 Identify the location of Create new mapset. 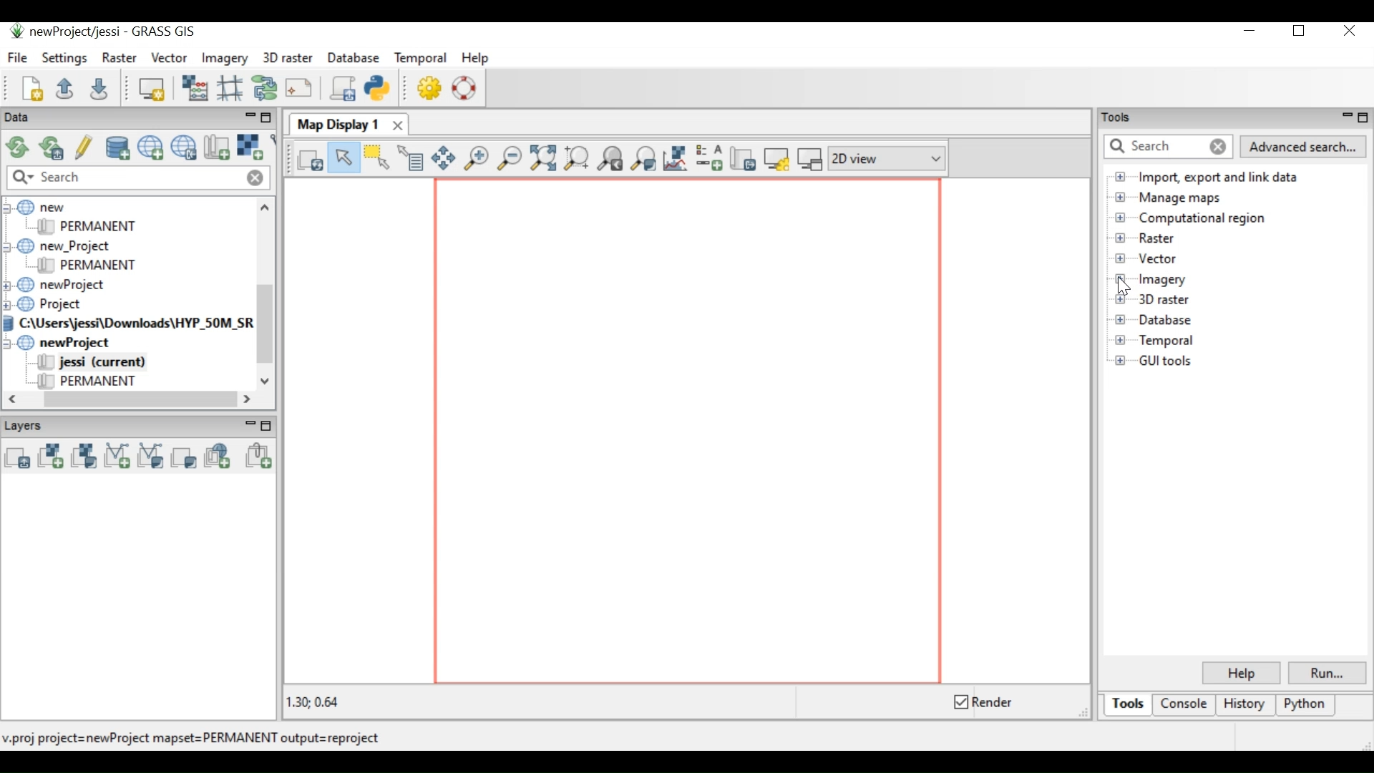
(216, 147).